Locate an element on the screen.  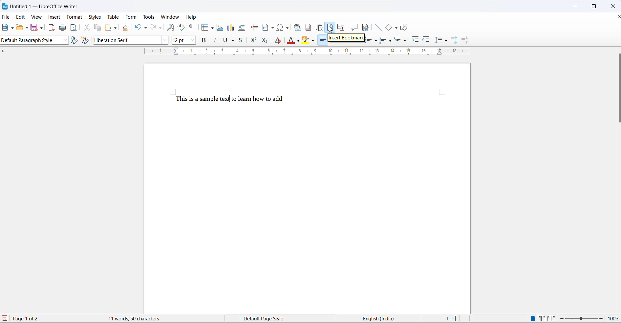
close document is located at coordinates (617, 17).